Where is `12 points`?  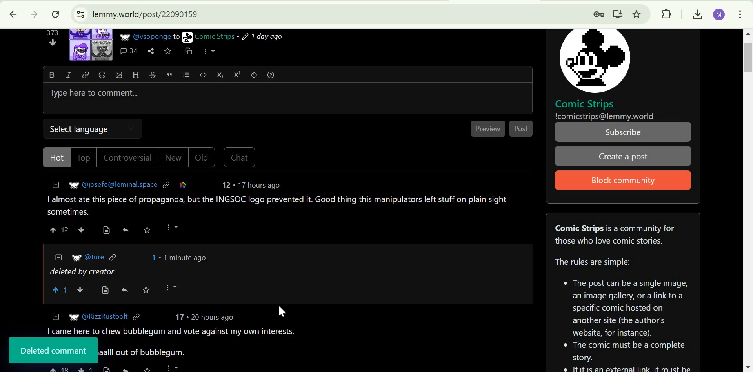 12 points is located at coordinates (226, 185).